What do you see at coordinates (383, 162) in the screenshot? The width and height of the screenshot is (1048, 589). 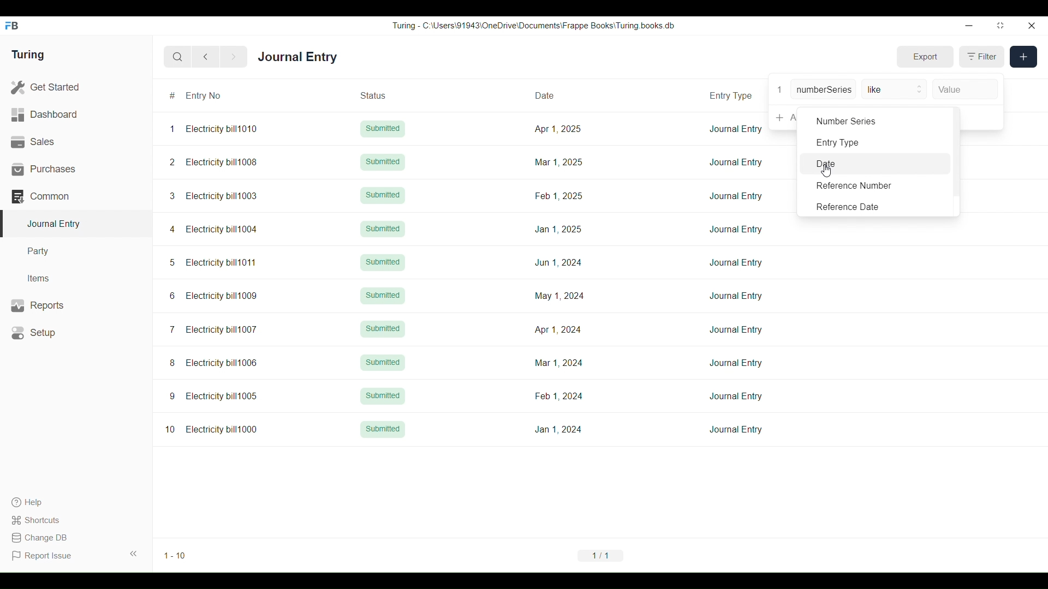 I see `Submitted` at bounding box center [383, 162].